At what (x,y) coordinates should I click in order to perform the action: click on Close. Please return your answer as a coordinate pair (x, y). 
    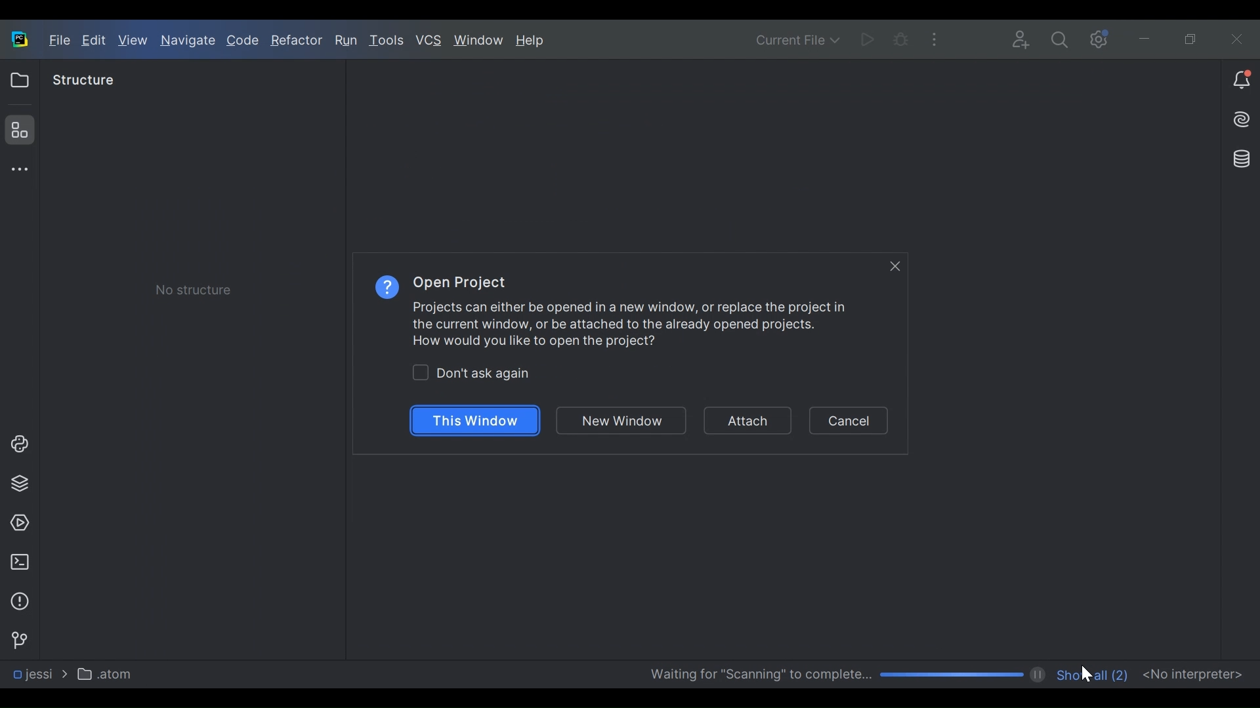
    Looking at the image, I should click on (895, 265).